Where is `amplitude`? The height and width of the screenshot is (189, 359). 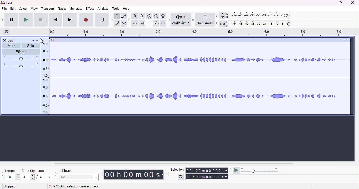 amplitude is located at coordinates (45, 78).